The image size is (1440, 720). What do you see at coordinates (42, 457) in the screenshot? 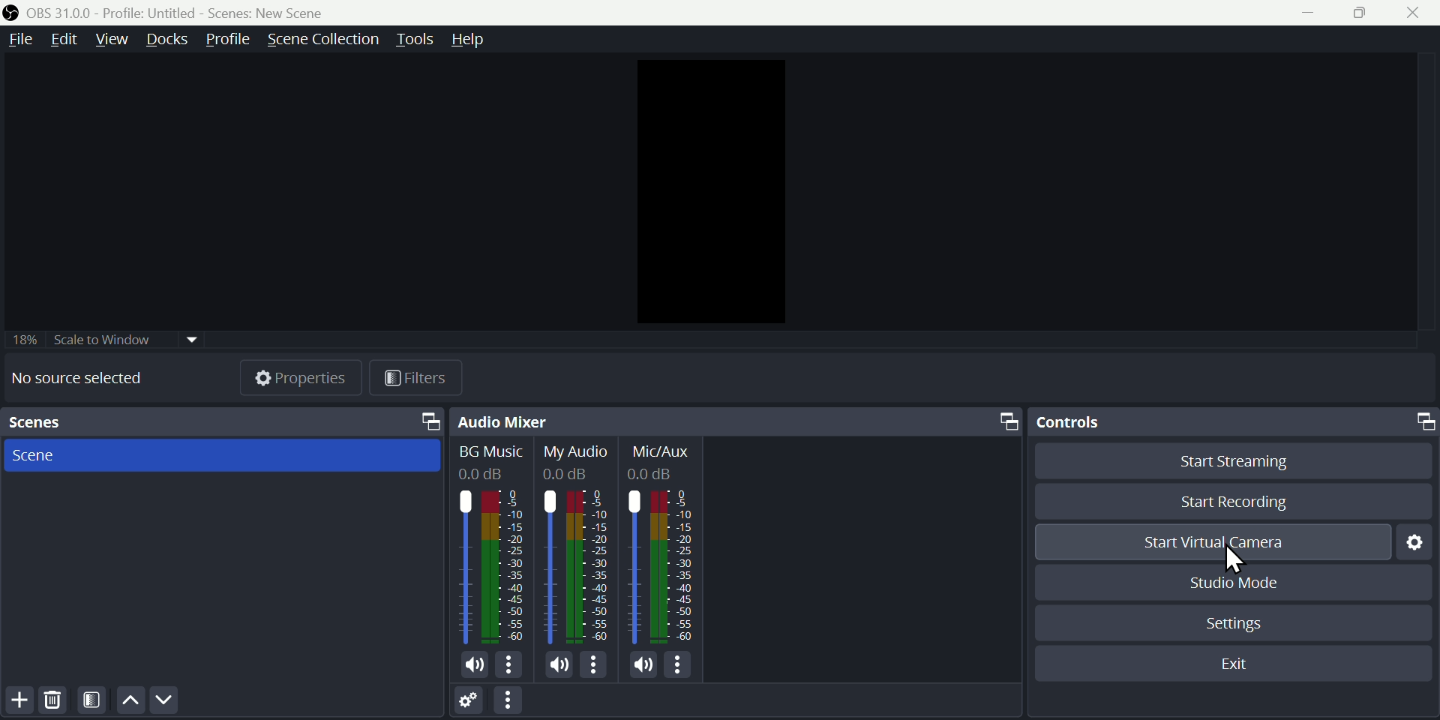
I see `Scene` at bounding box center [42, 457].